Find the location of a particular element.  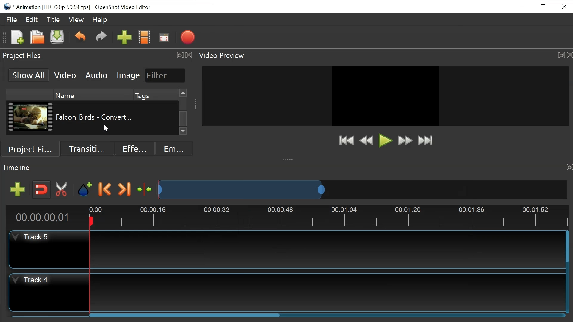

Video Preview Panel is located at coordinates (223, 56).